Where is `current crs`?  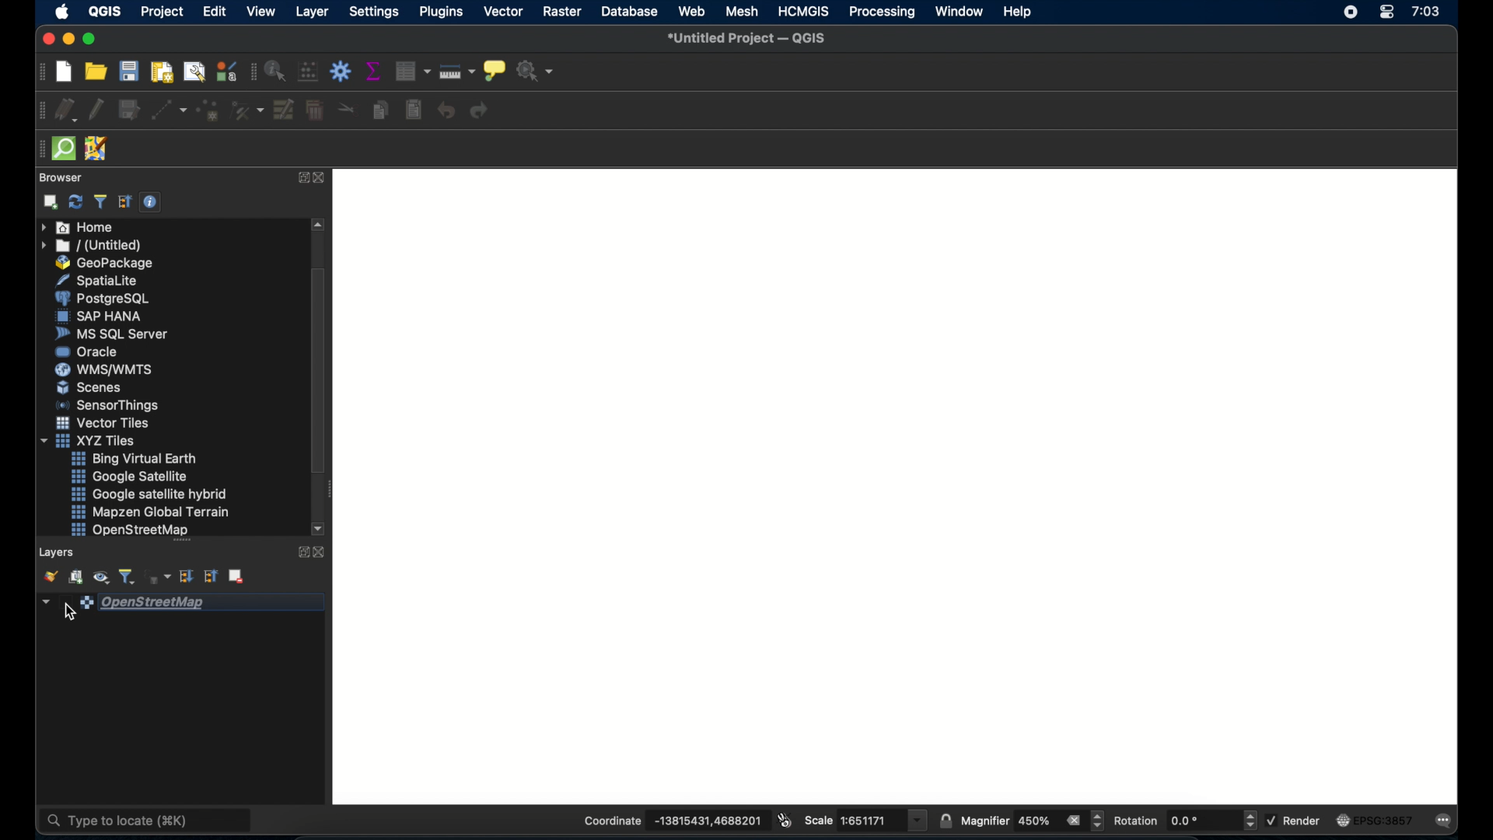
current crs is located at coordinates (1381, 821).